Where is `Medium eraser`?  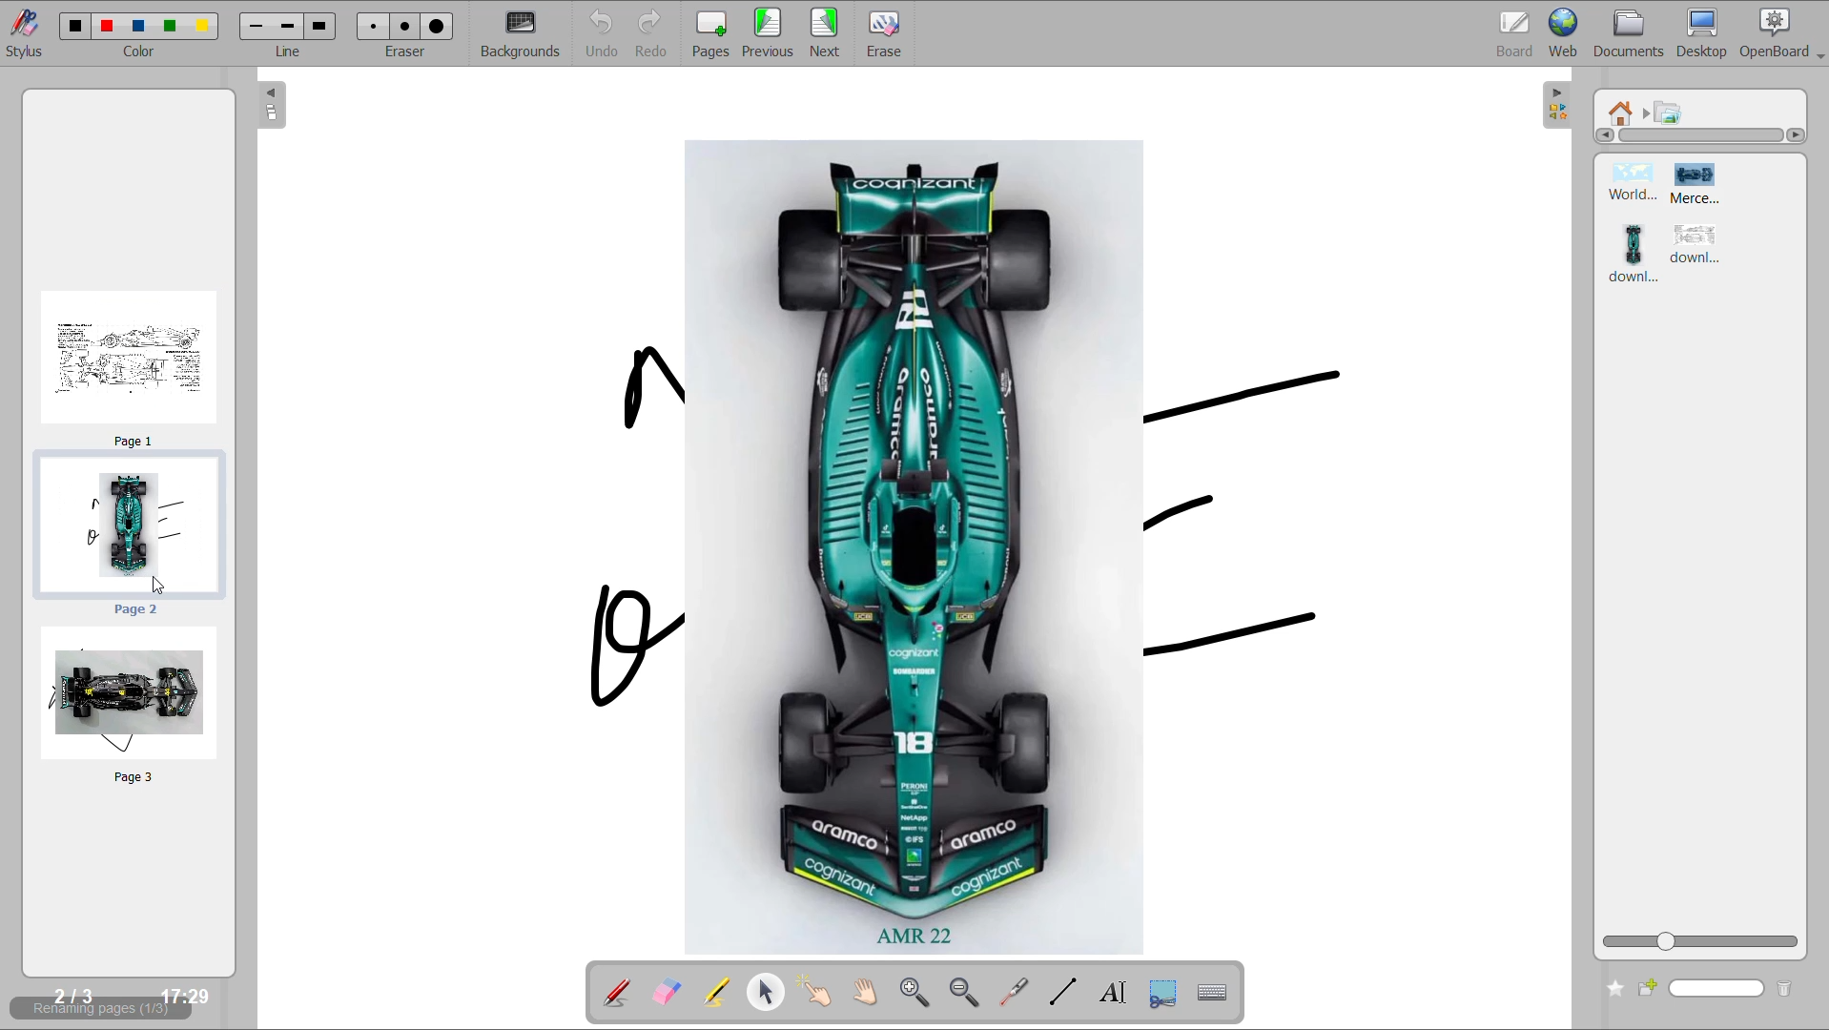
Medium eraser is located at coordinates (408, 25).